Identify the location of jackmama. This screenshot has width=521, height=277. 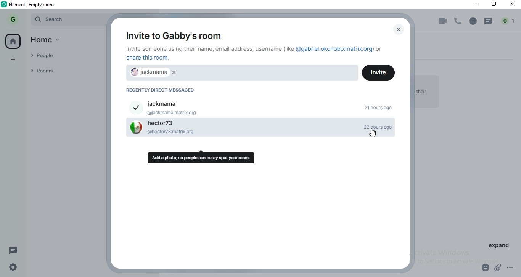
(260, 106).